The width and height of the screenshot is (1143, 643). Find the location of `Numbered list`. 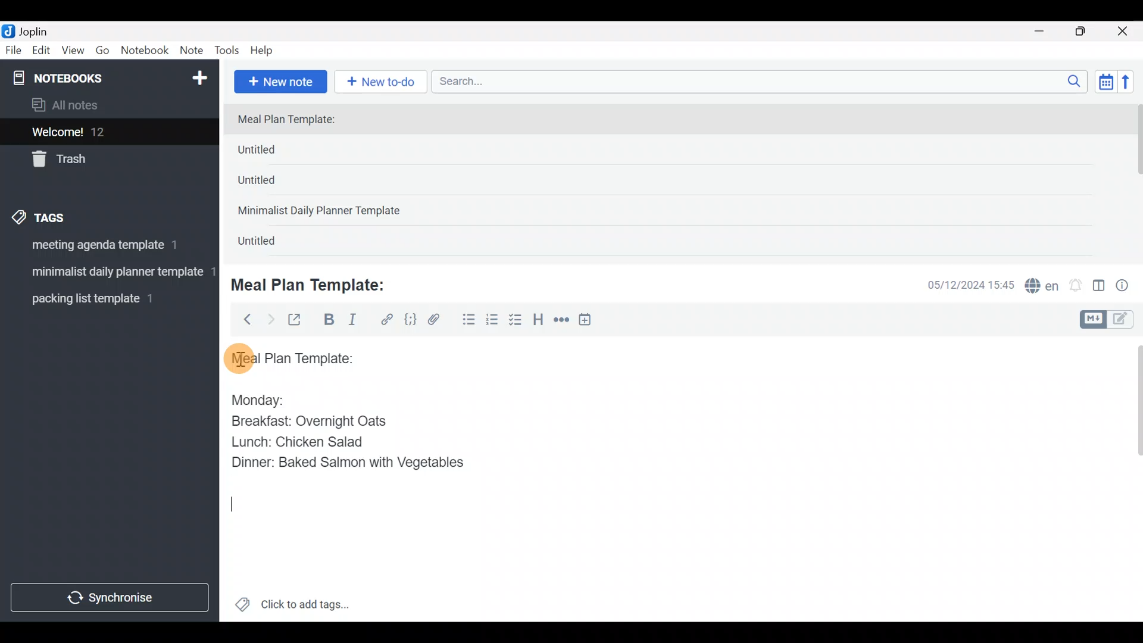

Numbered list is located at coordinates (492, 322).